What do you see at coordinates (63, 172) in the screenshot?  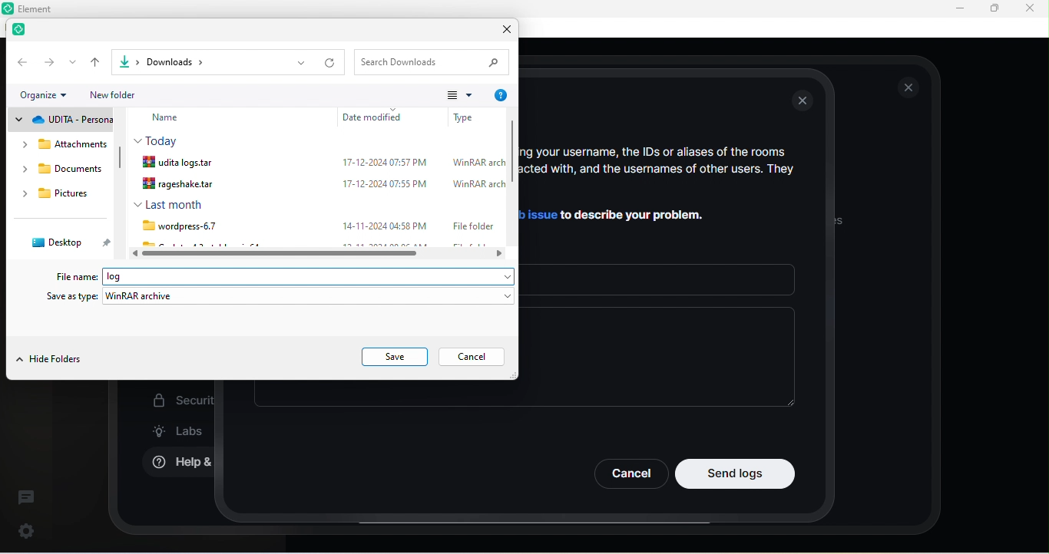 I see `downloads` at bounding box center [63, 172].